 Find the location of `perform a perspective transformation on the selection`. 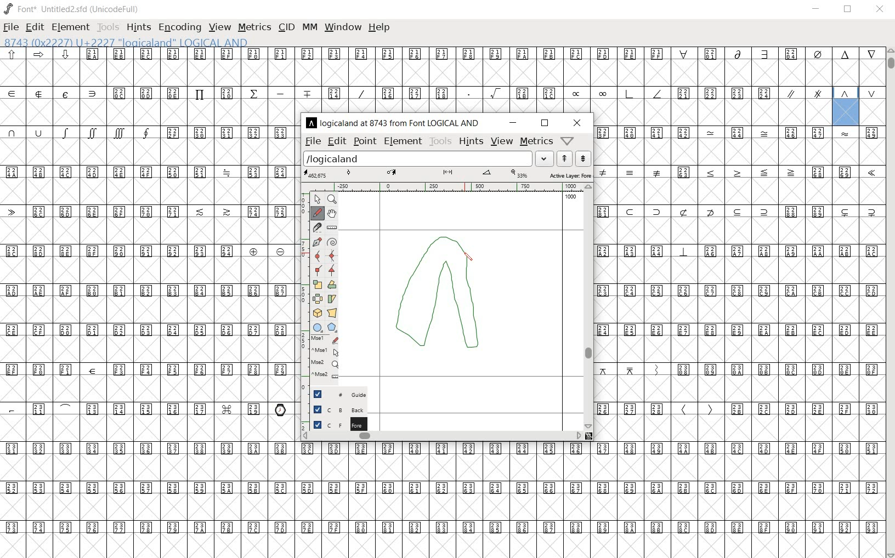

perform a perspective transformation on the selection is located at coordinates (331, 312).